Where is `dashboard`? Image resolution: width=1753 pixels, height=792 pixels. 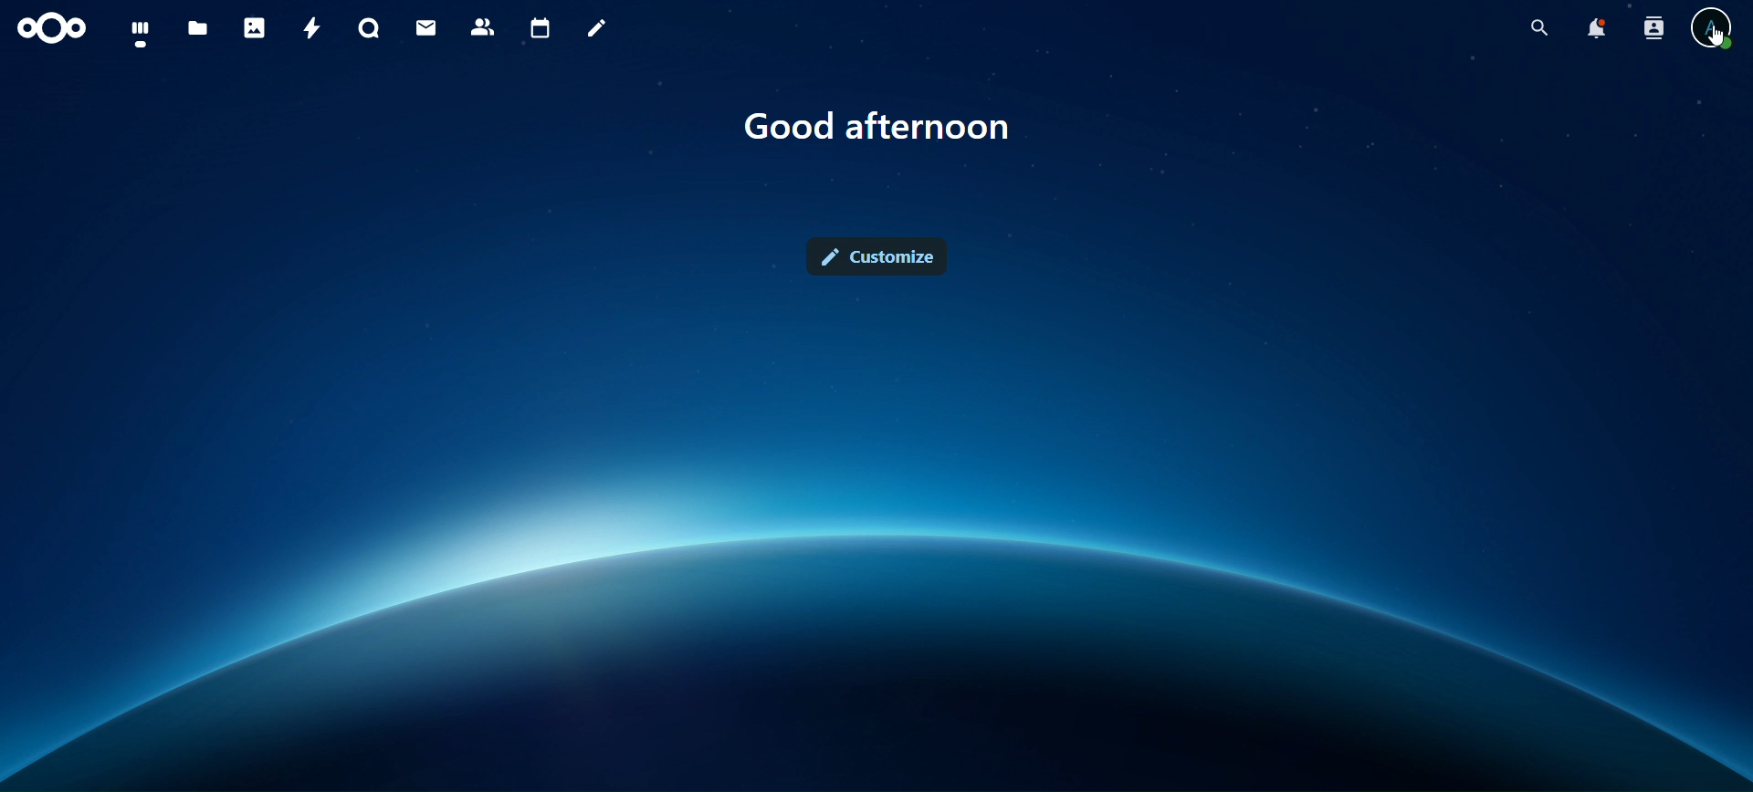 dashboard is located at coordinates (141, 34).